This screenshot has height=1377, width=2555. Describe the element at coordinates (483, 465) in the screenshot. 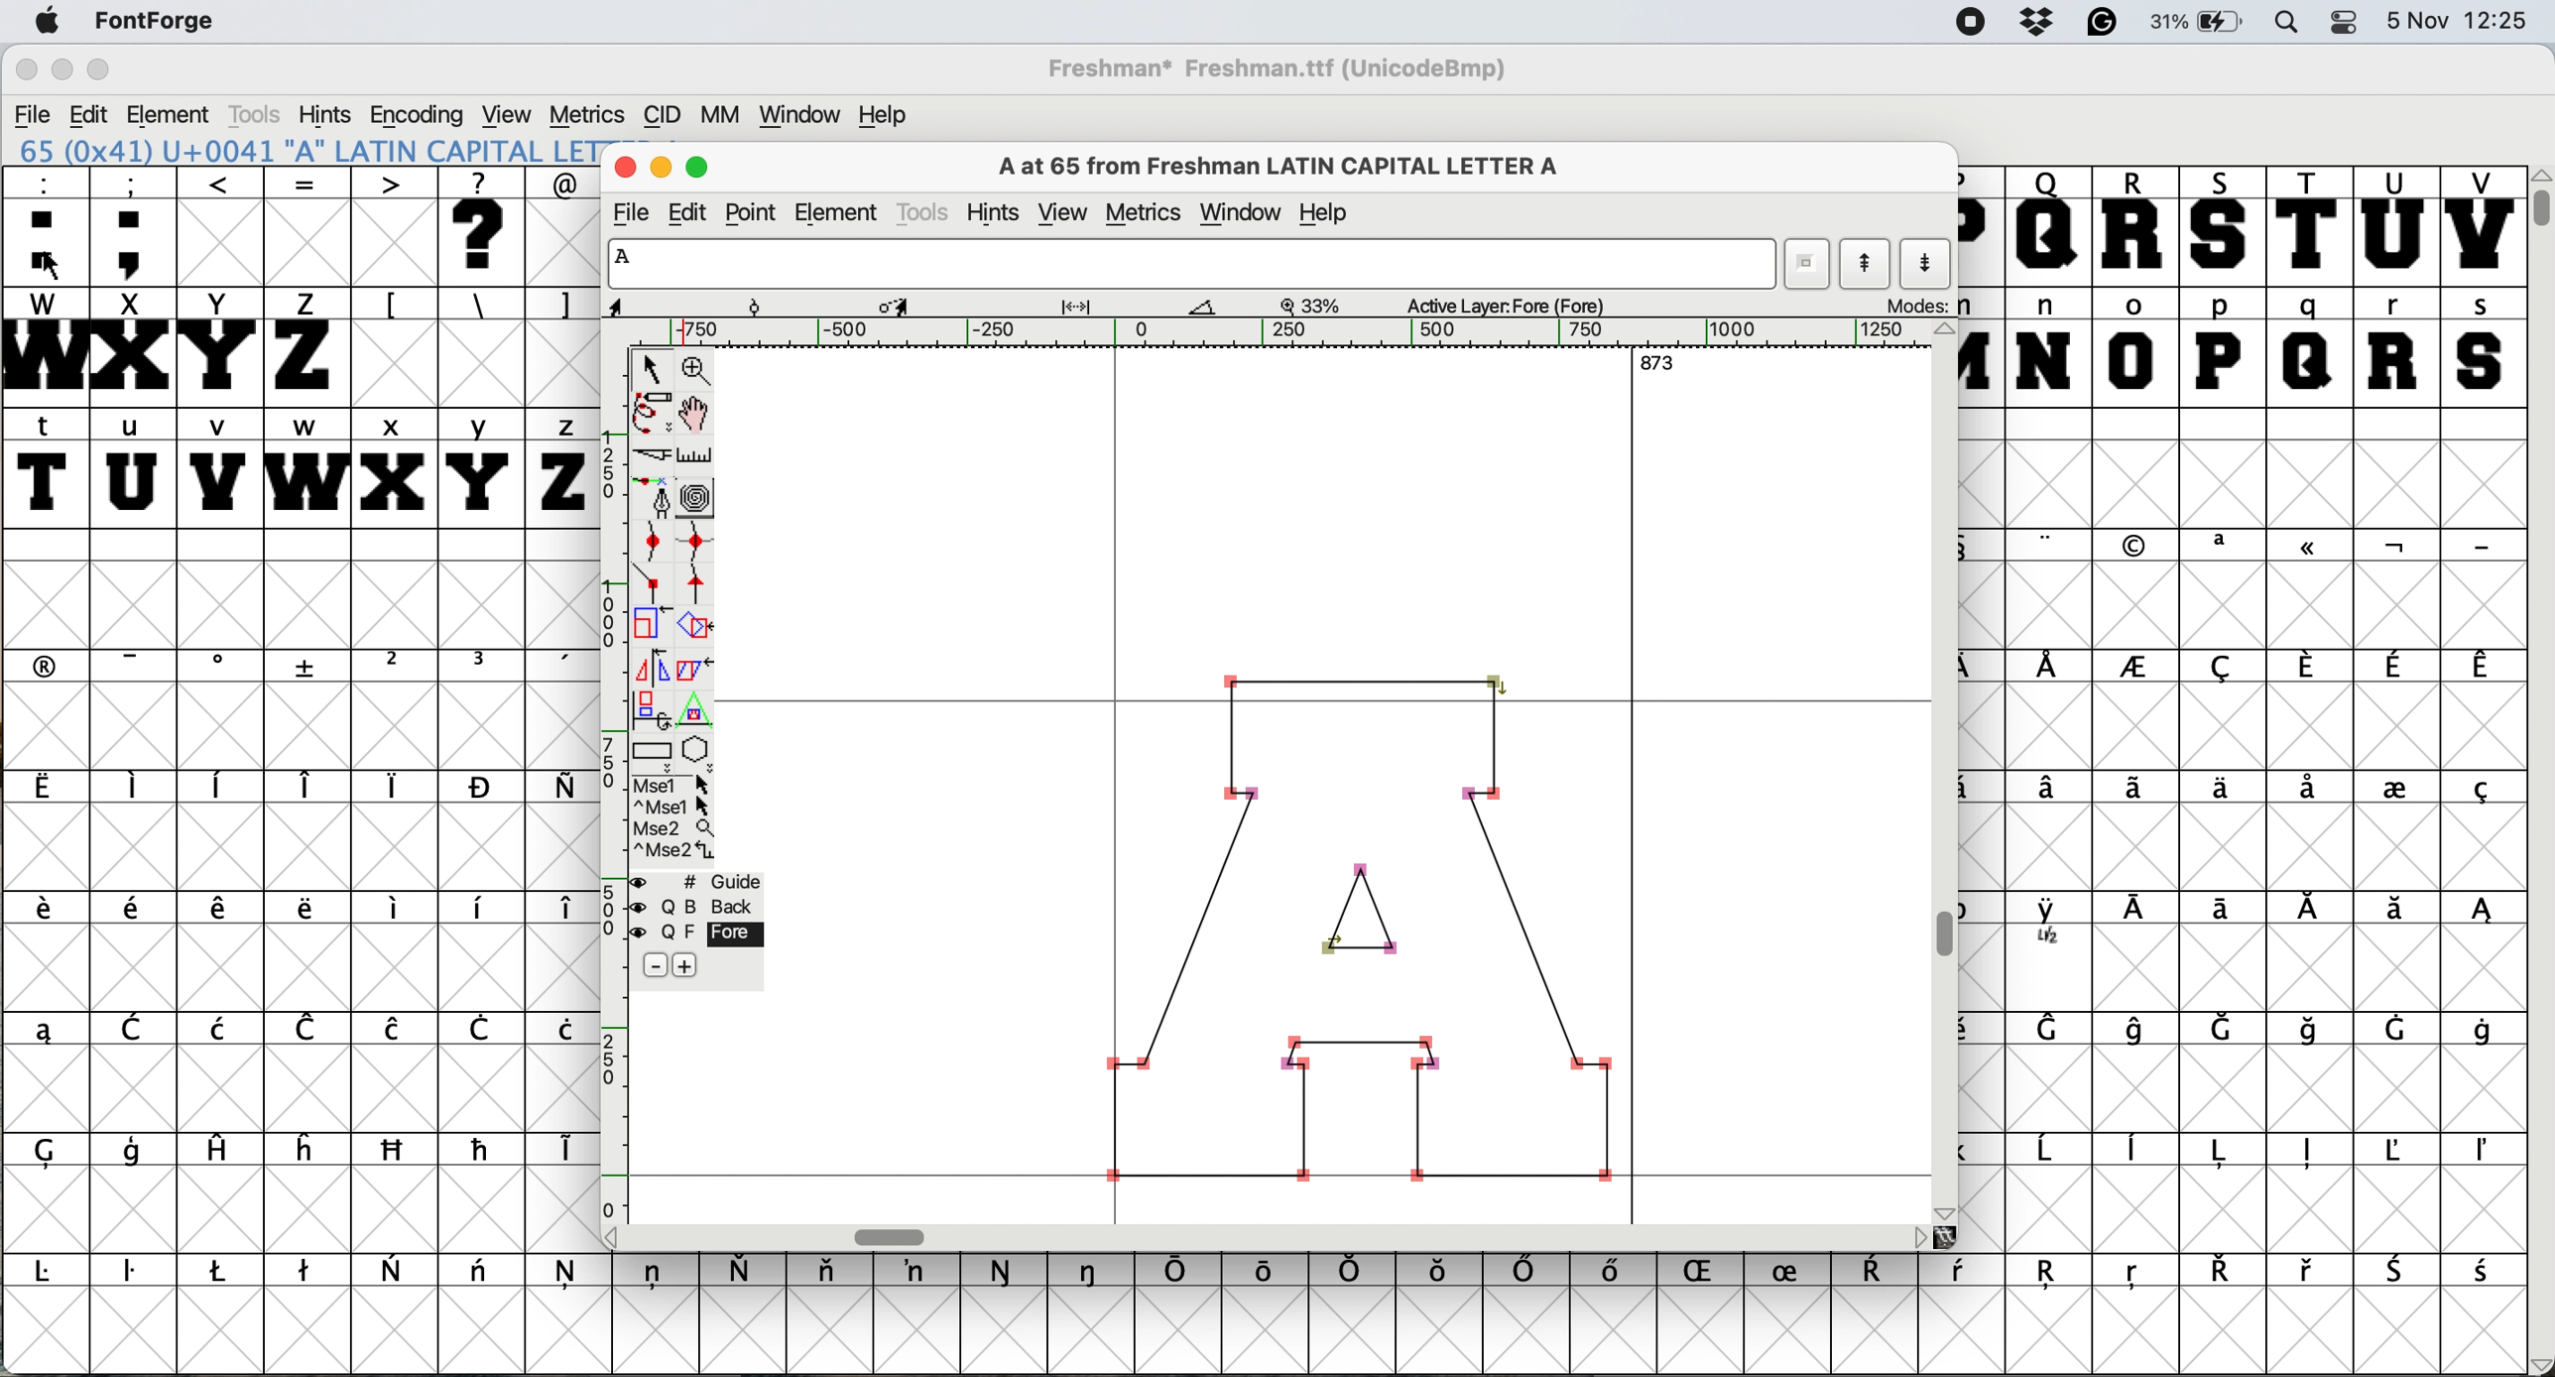

I see `y` at that location.